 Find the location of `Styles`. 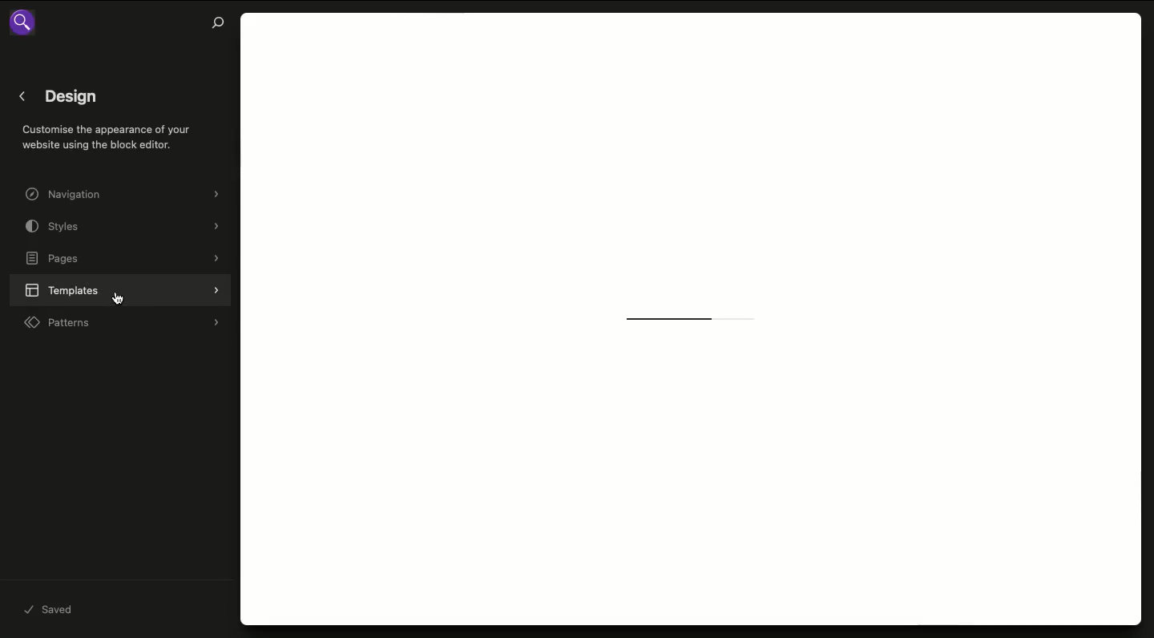

Styles is located at coordinates (126, 228).